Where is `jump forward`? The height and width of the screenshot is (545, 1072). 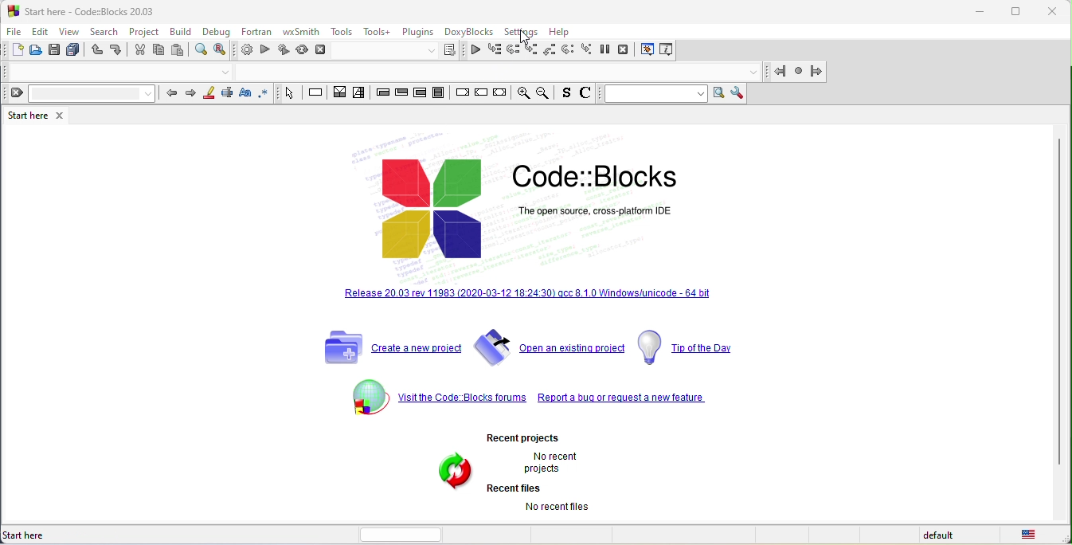
jump forward is located at coordinates (820, 72).